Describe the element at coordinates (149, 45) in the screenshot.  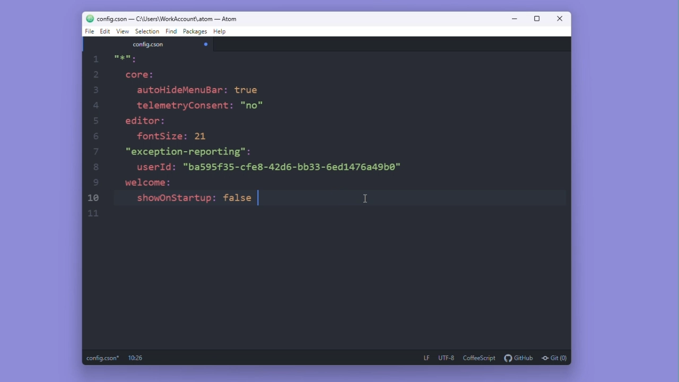
I see `config.cson` at that location.